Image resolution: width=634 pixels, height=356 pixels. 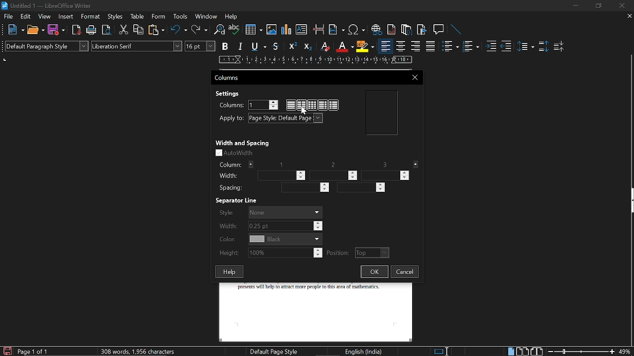 What do you see at coordinates (278, 46) in the screenshot?
I see `Strikethrough` at bounding box center [278, 46].